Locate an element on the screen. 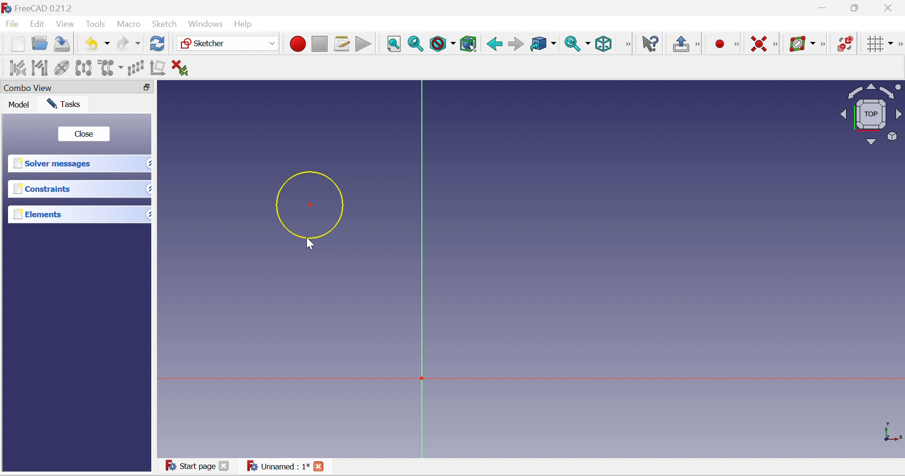 The width and height of the screenshot is (905, 476). Undo is located at coordinates (96, 43).